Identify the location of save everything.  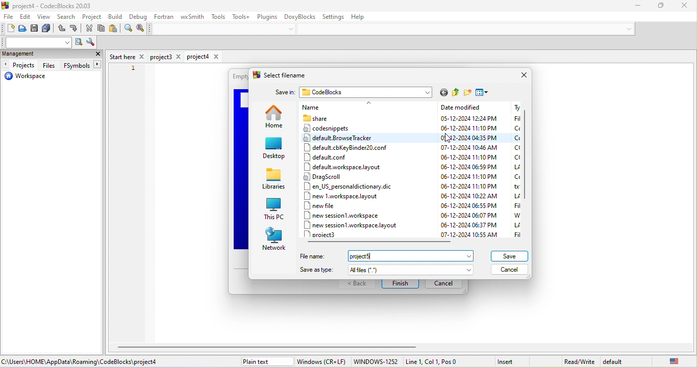
(48, 30).